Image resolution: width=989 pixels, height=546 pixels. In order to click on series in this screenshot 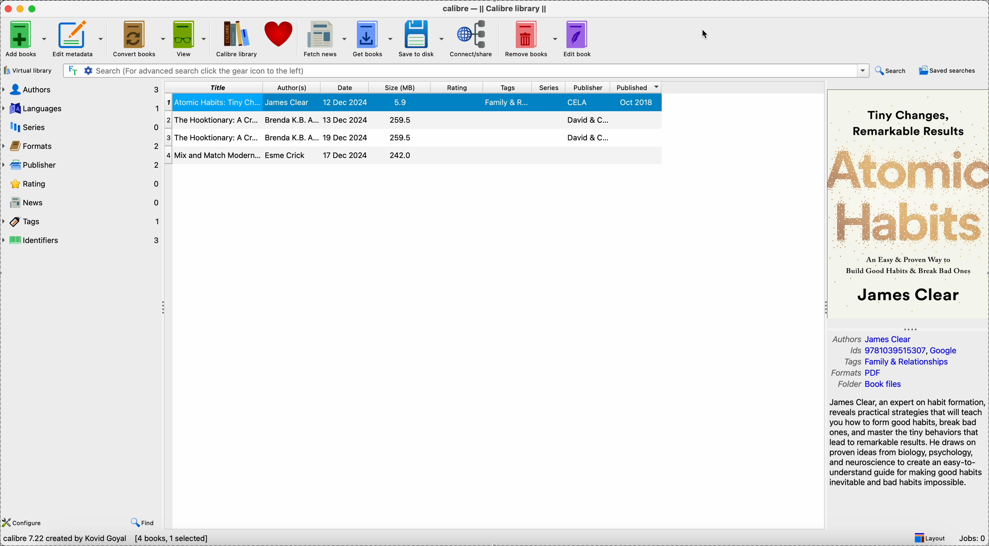, I will do `click(547, 88)`.